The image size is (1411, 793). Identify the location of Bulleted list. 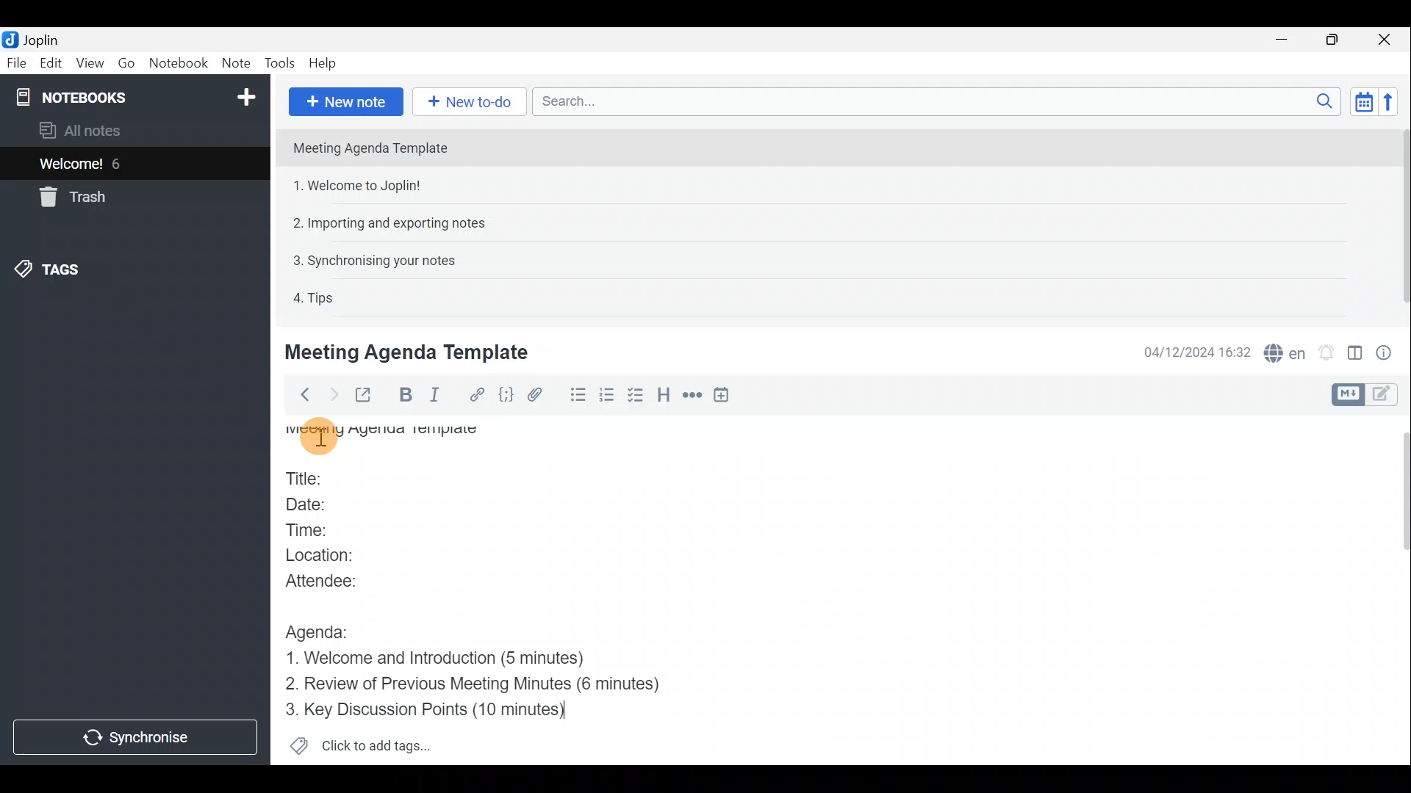
(577, 395).